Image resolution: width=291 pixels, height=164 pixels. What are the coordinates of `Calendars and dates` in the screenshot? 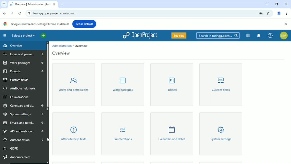 It's located at (171, 134).